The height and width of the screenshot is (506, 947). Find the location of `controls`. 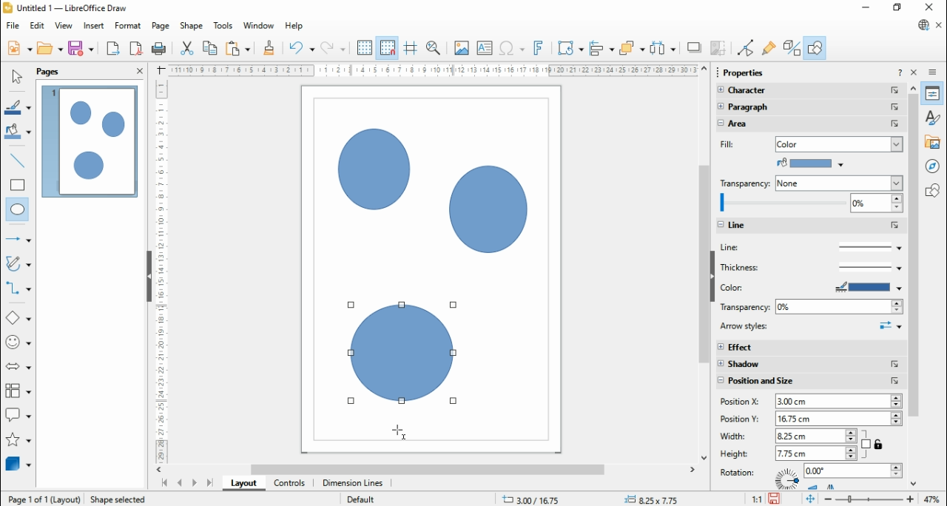

controls is located at coordinates (289, 484).